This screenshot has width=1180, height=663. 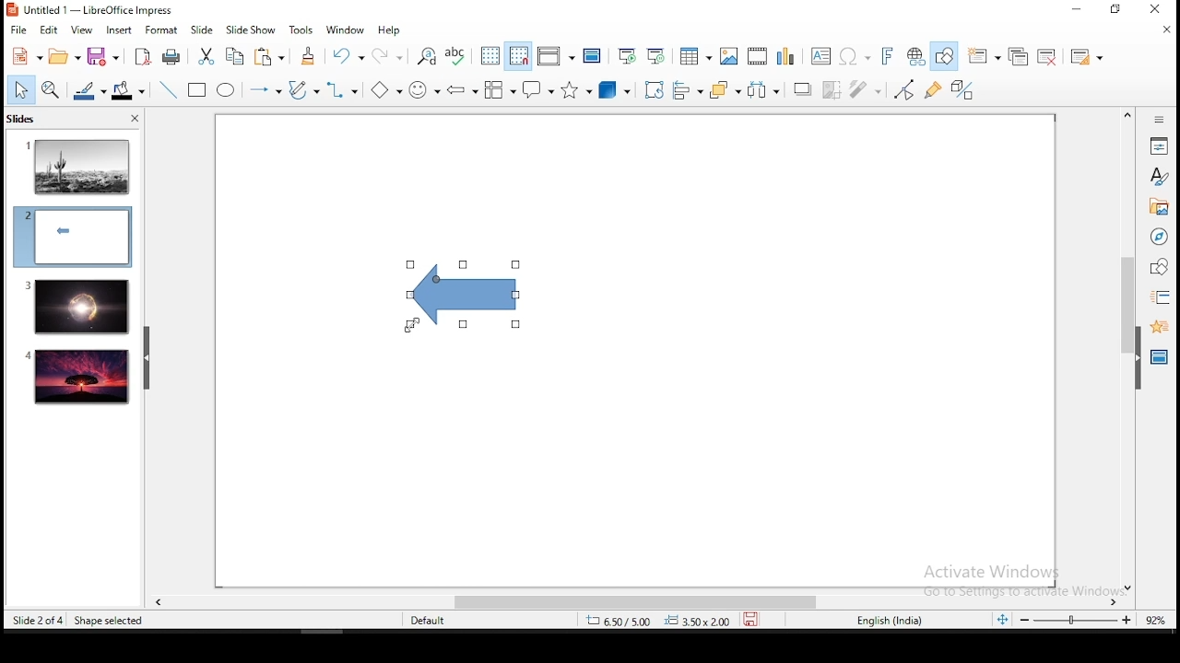 I want to click on redo, so click(x=390, y=55).